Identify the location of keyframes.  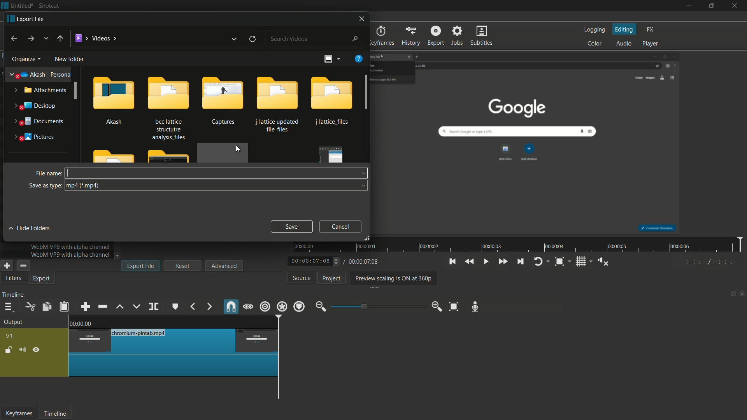
(382, 35).